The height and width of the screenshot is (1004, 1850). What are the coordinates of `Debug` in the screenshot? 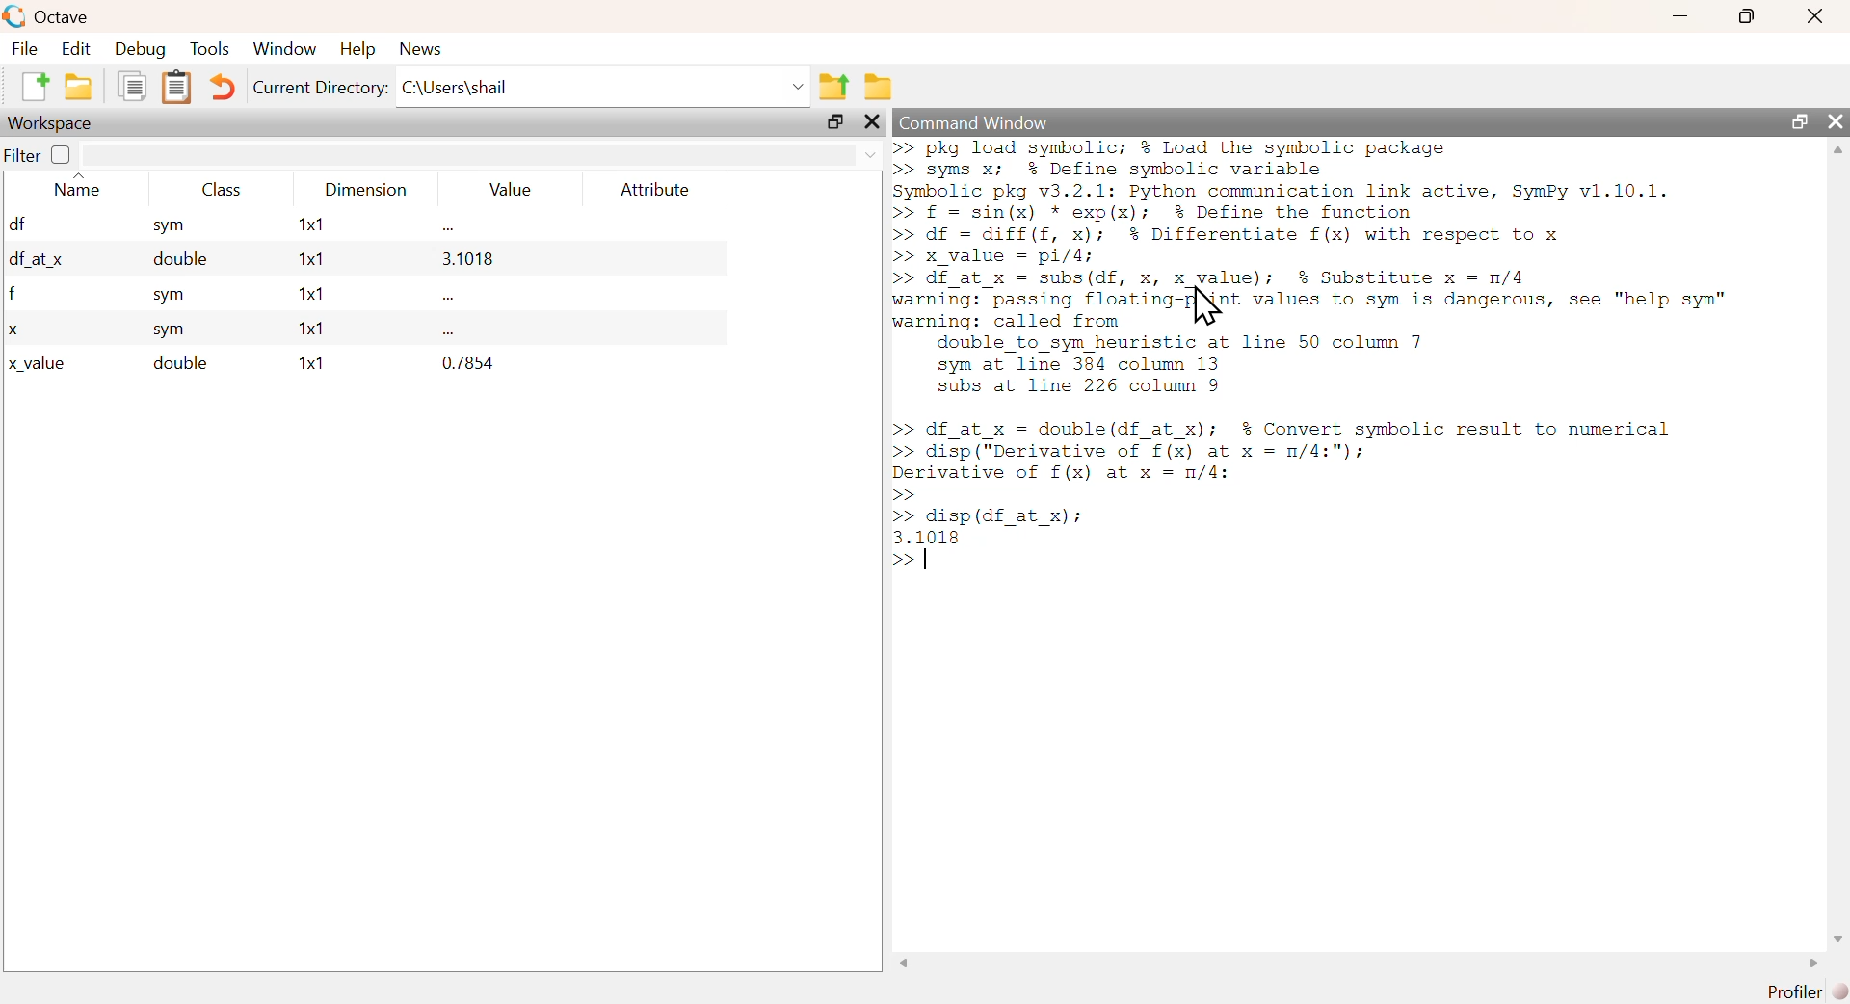 It's located at (139, 50).